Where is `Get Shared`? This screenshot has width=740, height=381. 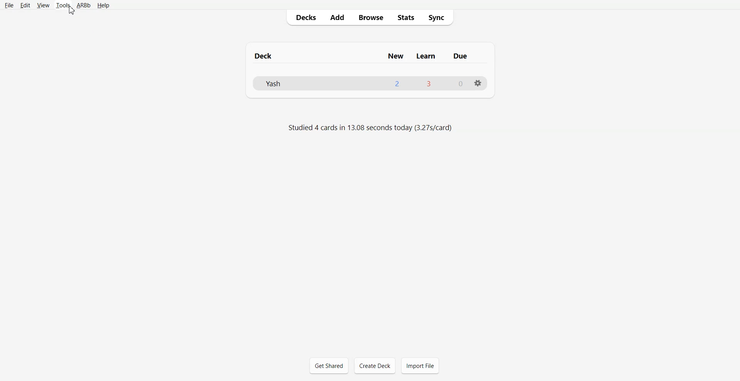
Get Shared is located at coordinates (329, 365).